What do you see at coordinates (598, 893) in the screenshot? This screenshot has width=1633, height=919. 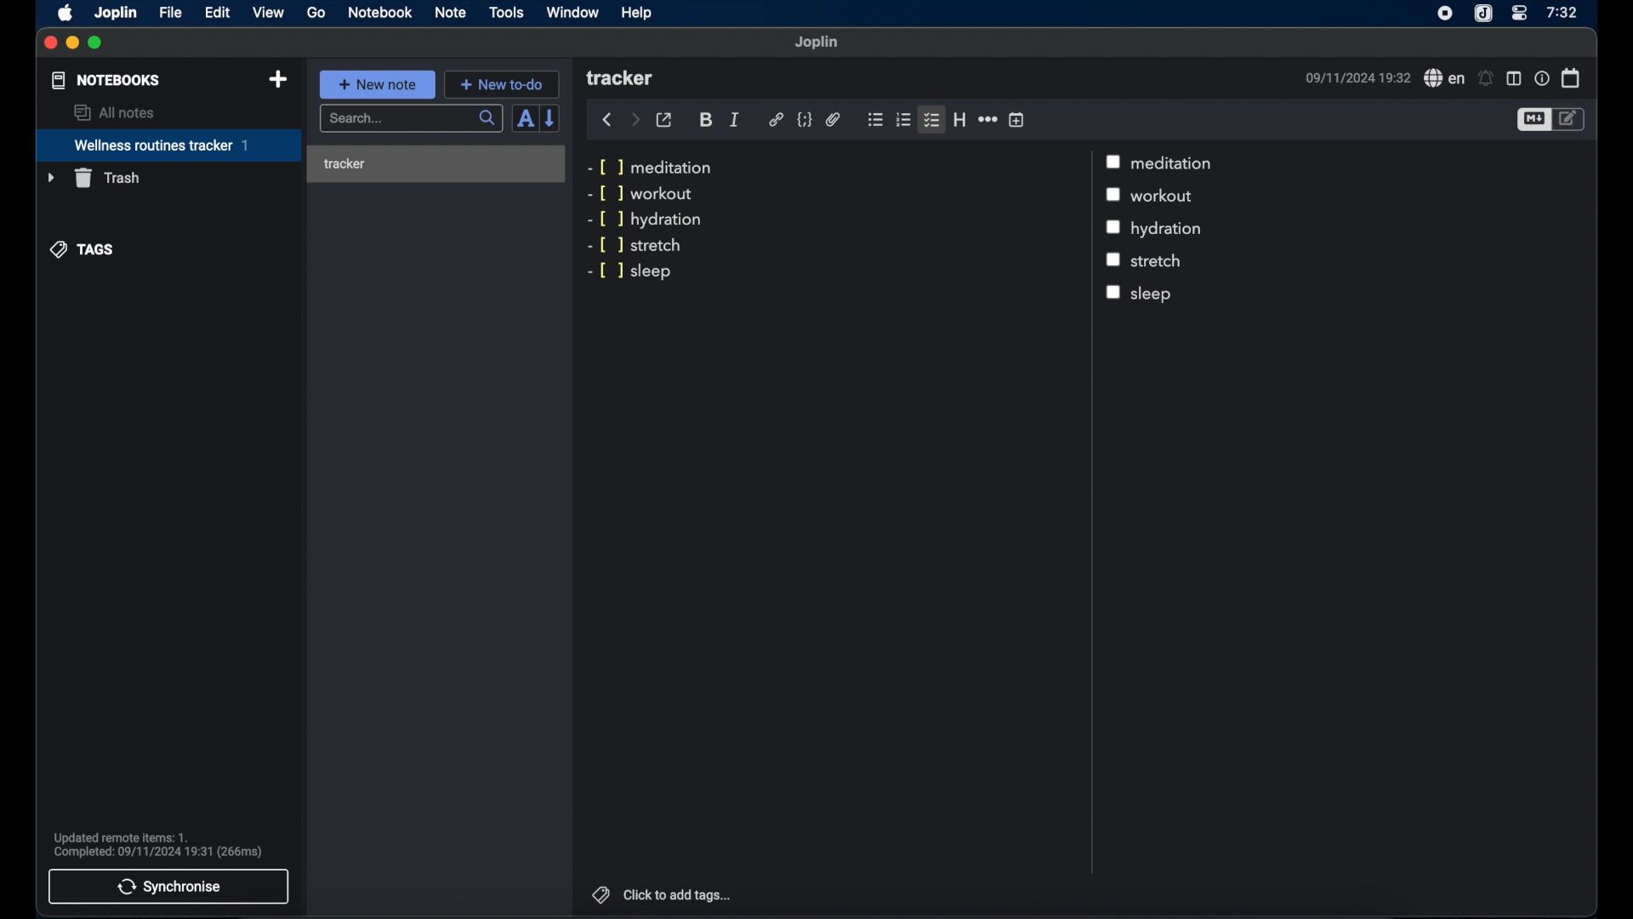 I see `tags` at bounding box center [598, 893].